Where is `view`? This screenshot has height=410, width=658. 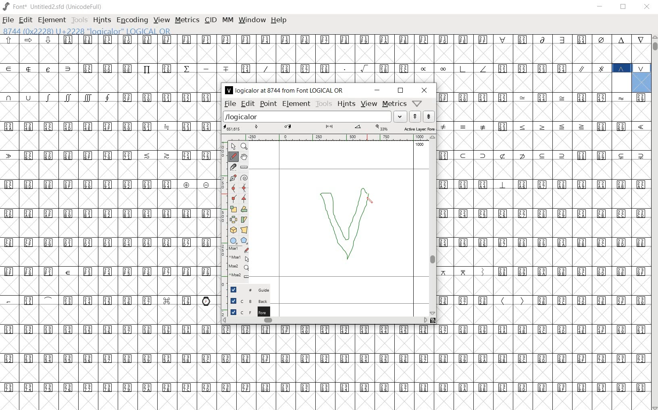 view is located at coordinates (369, 104).